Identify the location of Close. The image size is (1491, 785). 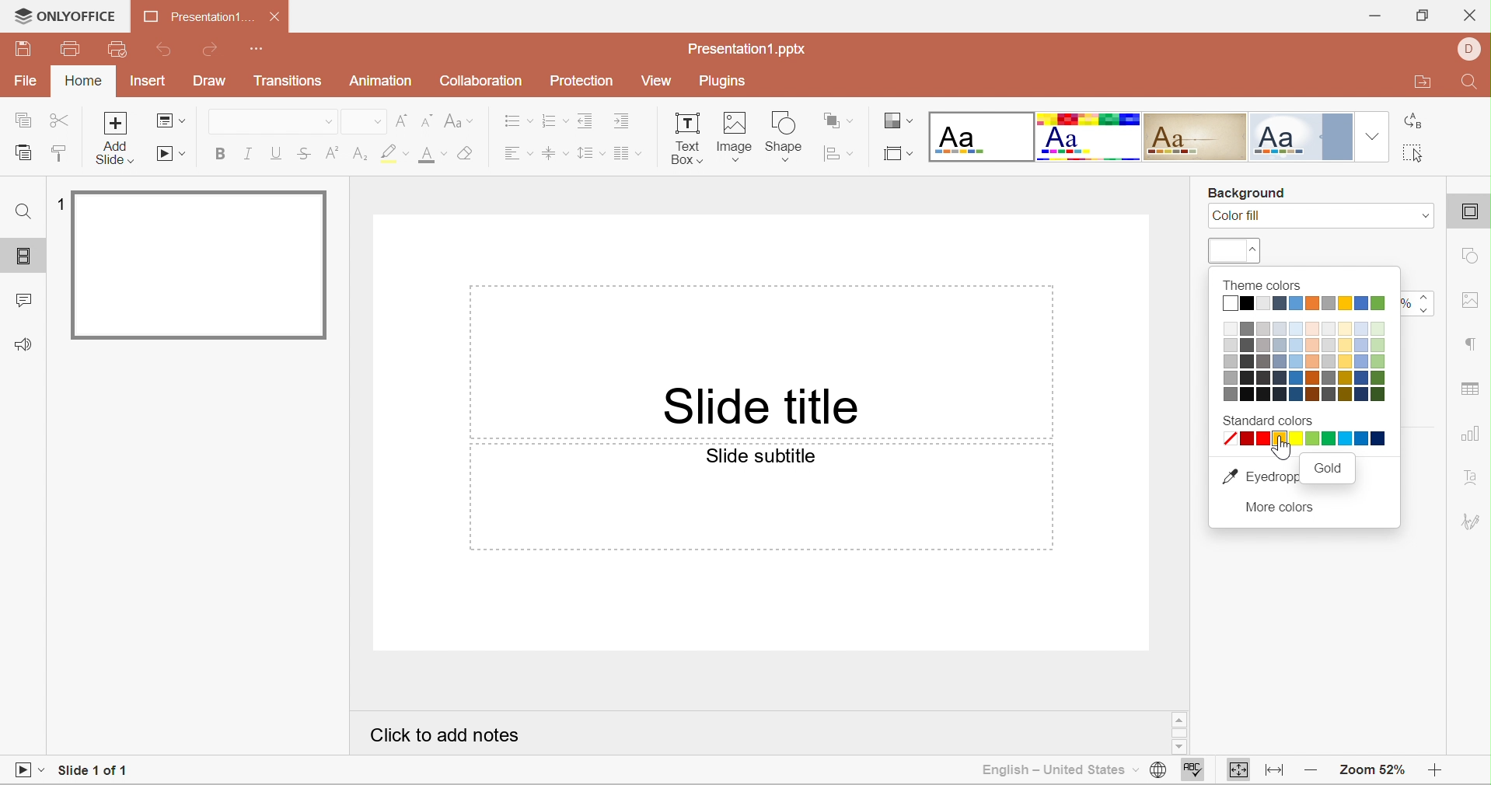
(1470, 16).